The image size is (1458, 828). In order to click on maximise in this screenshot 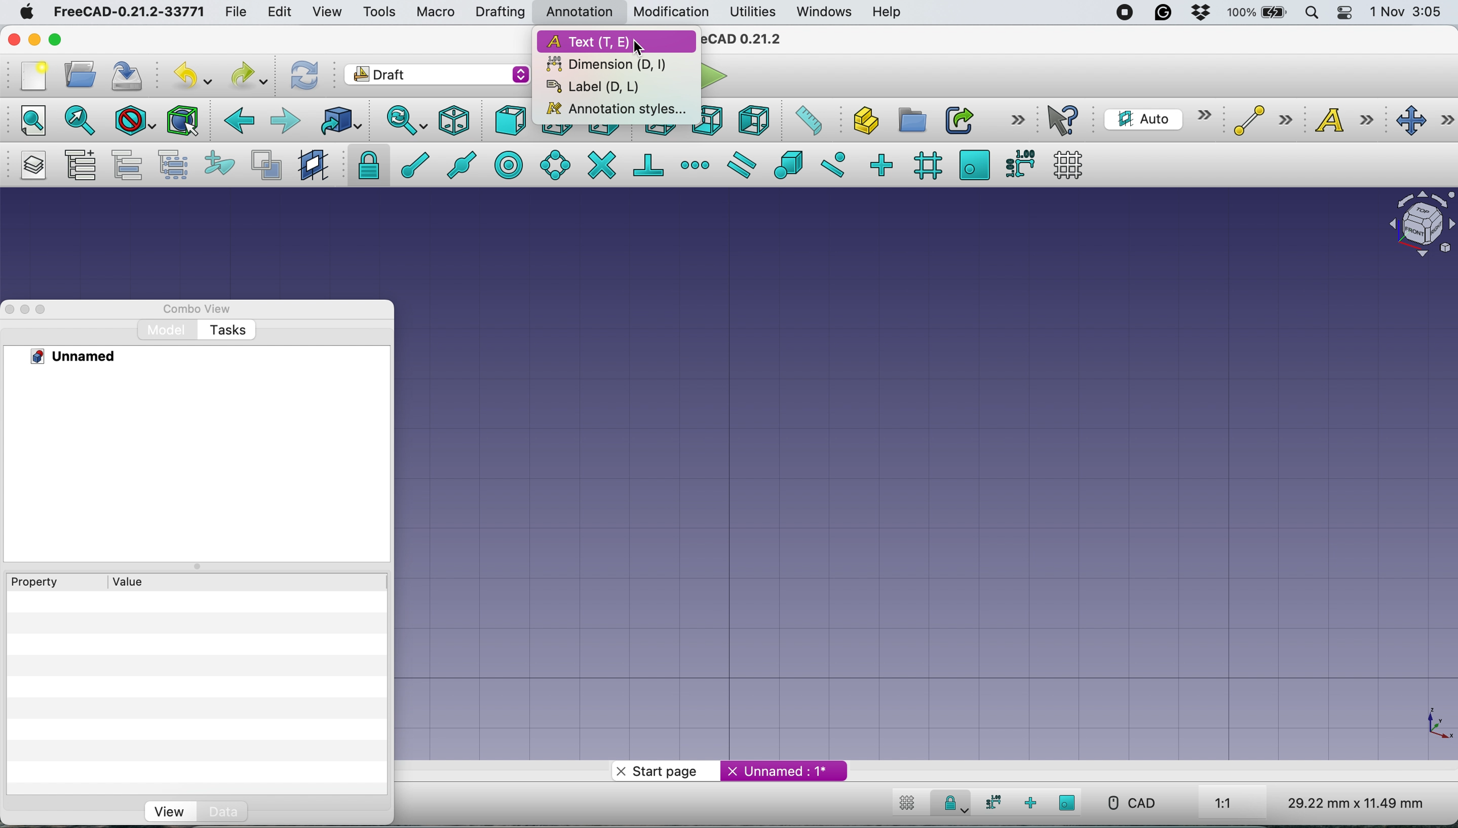, I will do `click(56, 39)`.